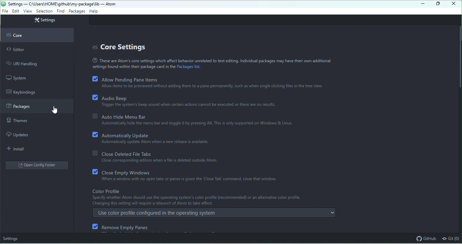 The image size is (462, 244). What do you see at coordinates (209, 60) in the screenshot?
I see `(3 These are Atom's core settings which affect behavior unrelated to text editing. Individual packages may have their own additional` at bounding box center [209, 60].